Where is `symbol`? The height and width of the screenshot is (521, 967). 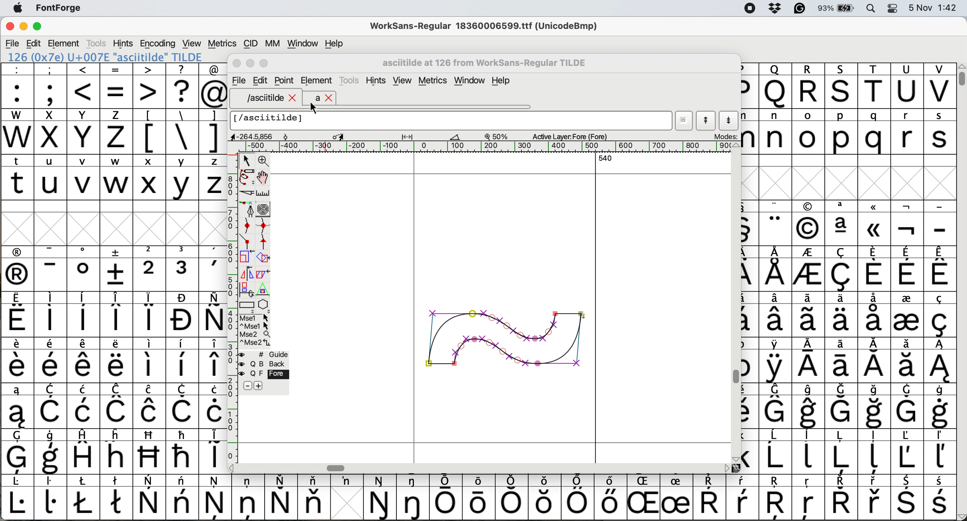
symbol is located at coordinates (150, 360).